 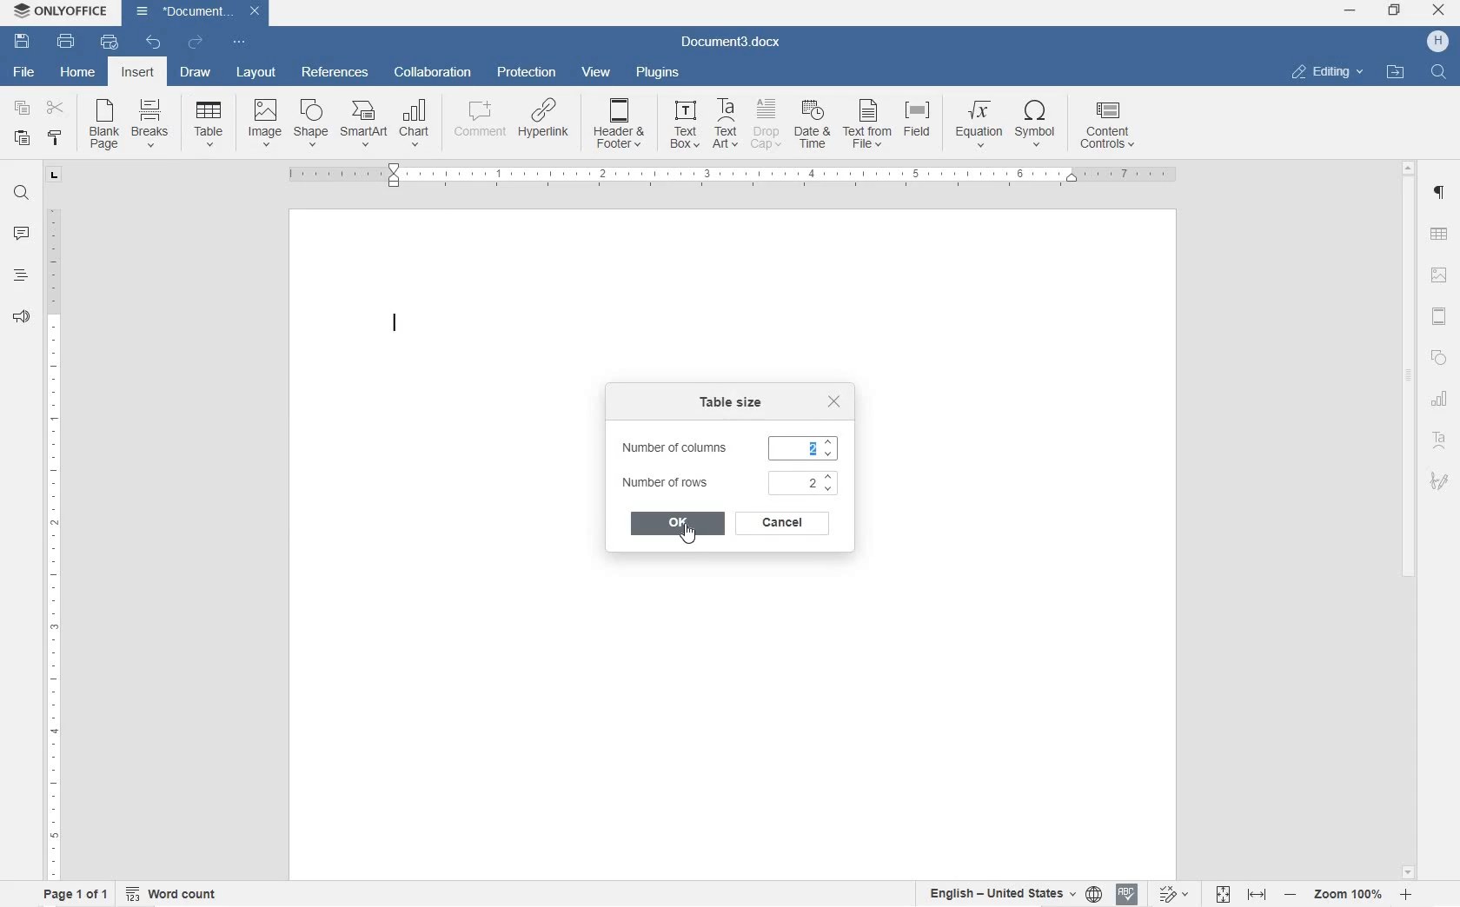 What do you see at coordinates (814, 127) in the screenshot?
I see `Date & Time` at bounding box center [814, 127].